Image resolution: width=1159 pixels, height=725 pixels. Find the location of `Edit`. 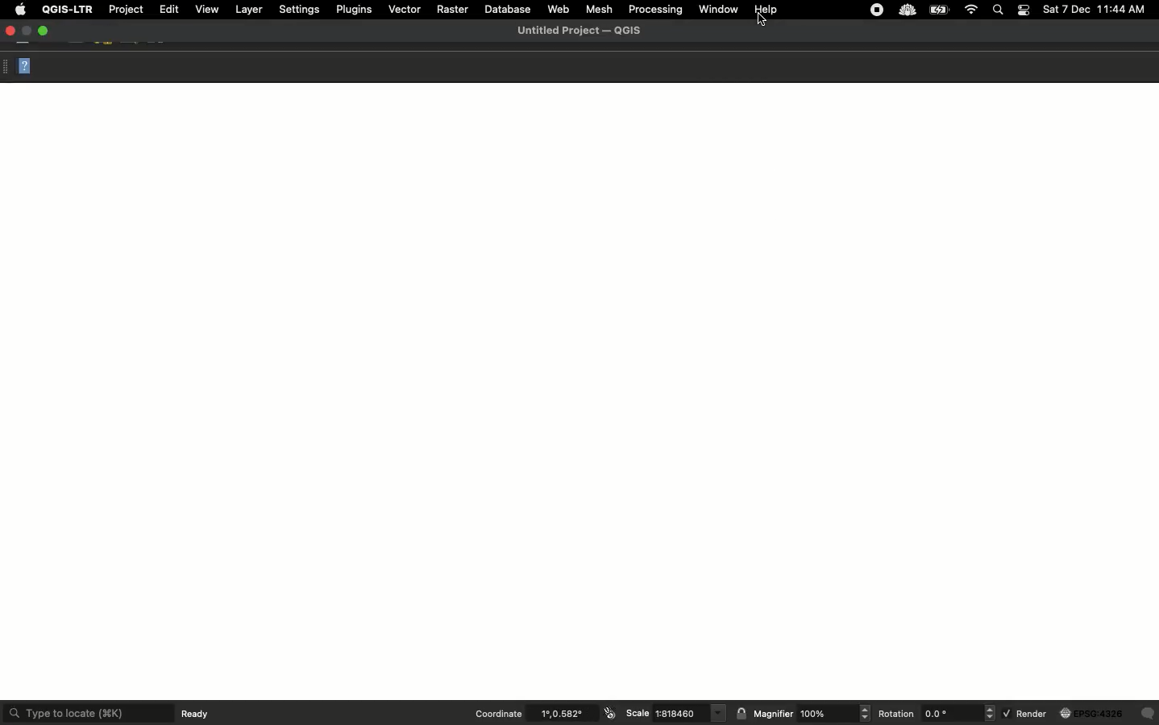

Edit is located at coordinates (168, 9).